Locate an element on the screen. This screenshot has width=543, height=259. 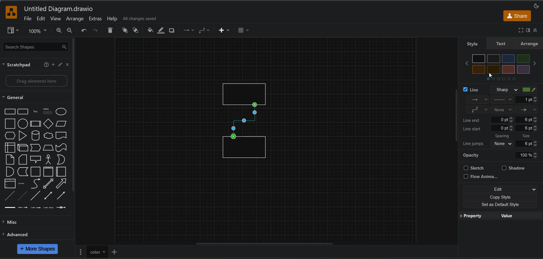
share is located at coordinates (517, 16).